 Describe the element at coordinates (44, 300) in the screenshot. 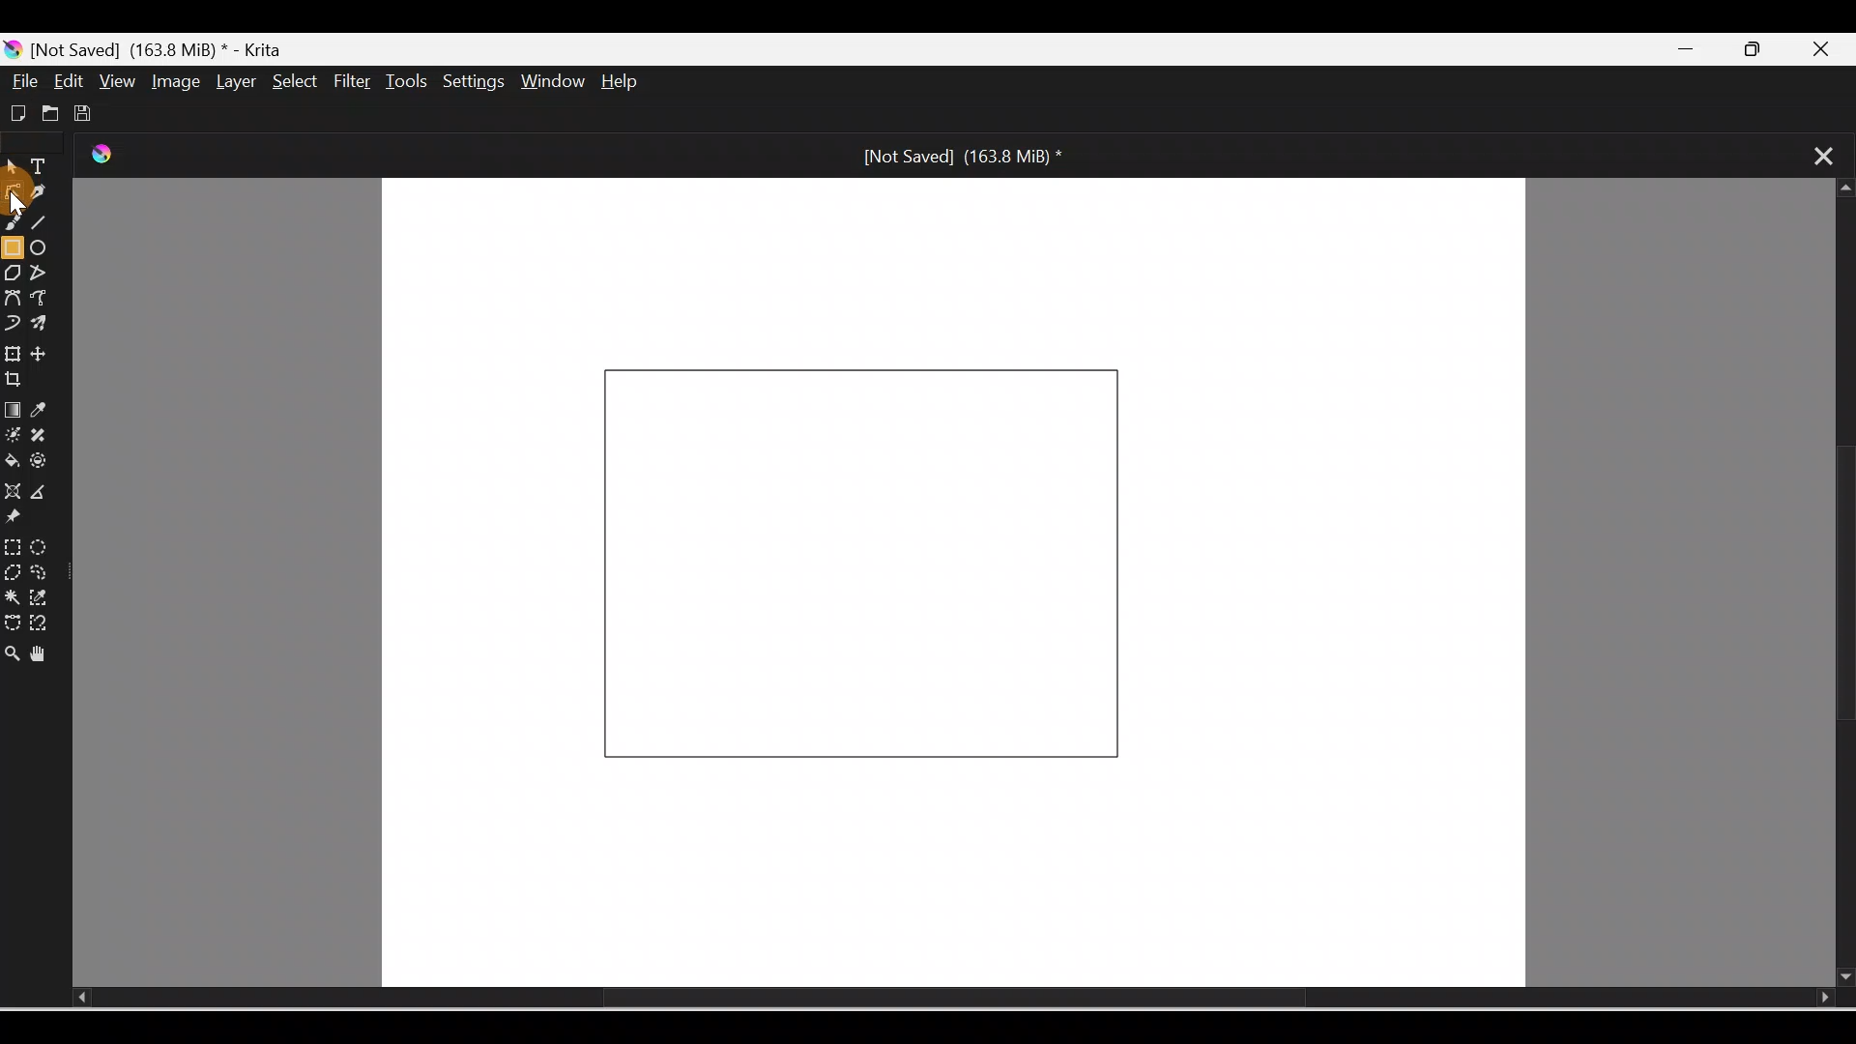

I see `Freehand path tool` at that location.